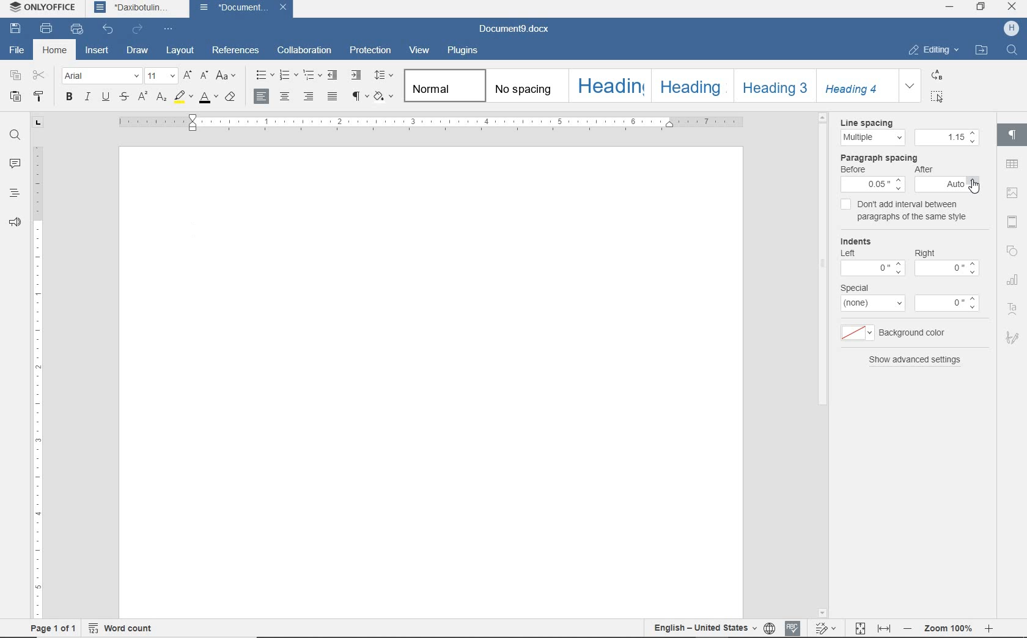  I want to click on paragraph settings, so click(1014, 138).